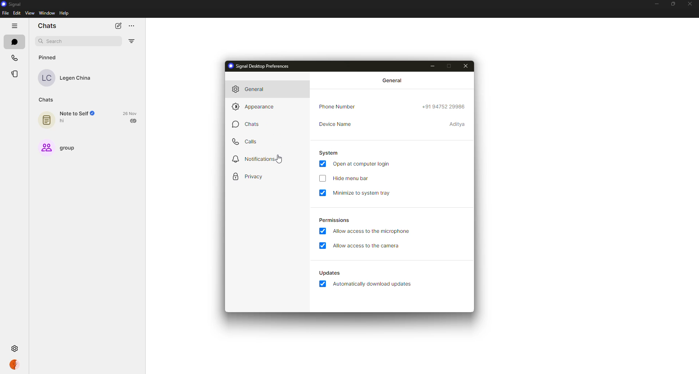 This screenshot has width=699, height=374. Describe the element at coordinates (690, 4) in the screenshot. I see `close` at that location.